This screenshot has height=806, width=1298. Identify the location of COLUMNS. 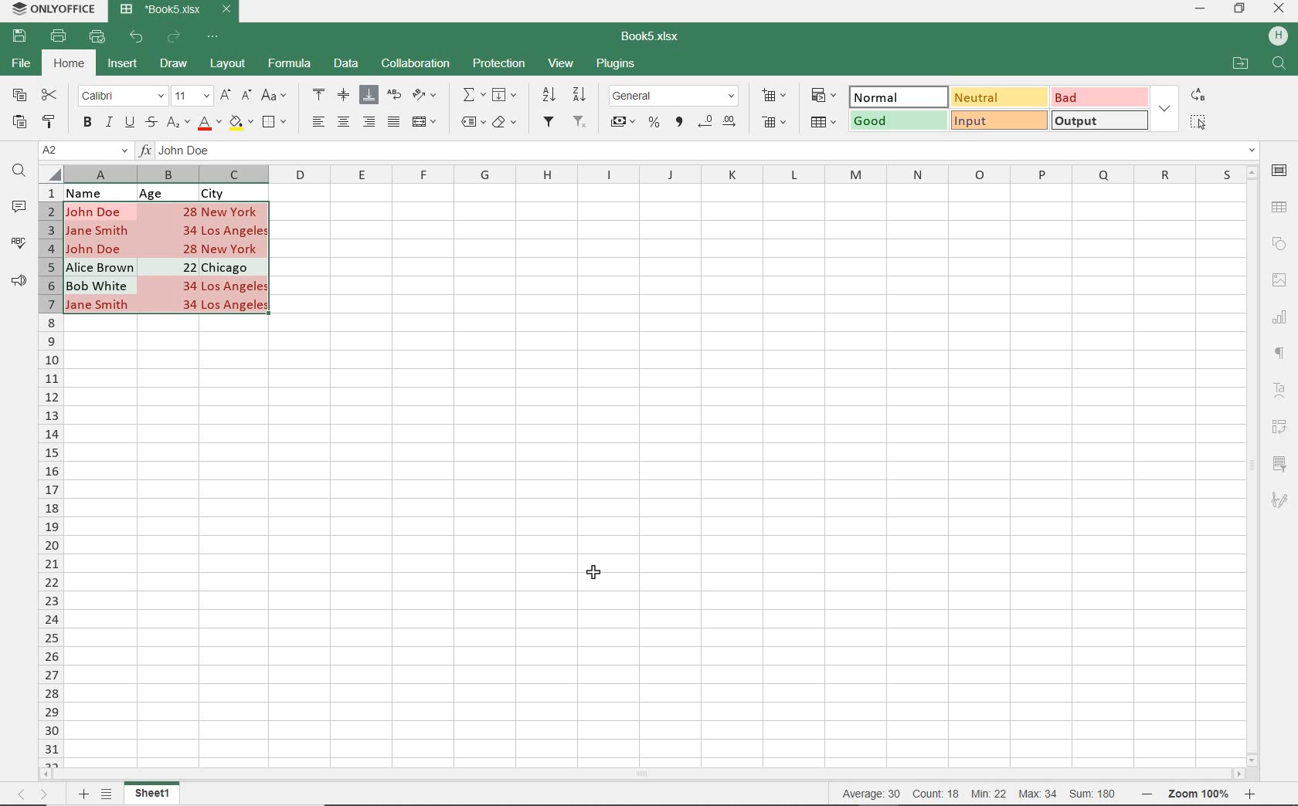
(50, 475).